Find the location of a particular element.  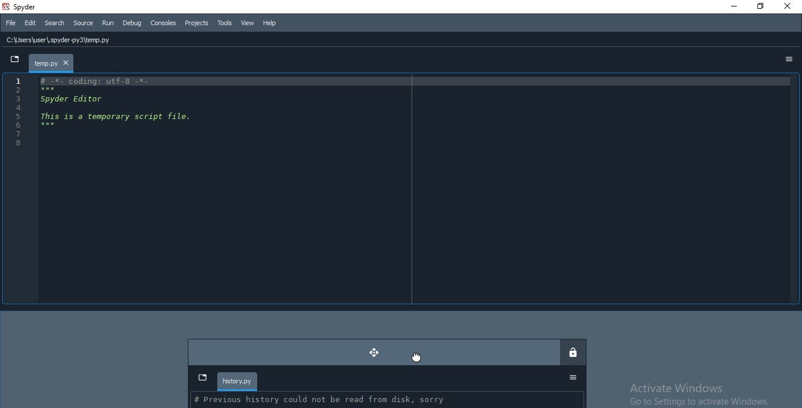

file tab is located at coordinates (50, 62).